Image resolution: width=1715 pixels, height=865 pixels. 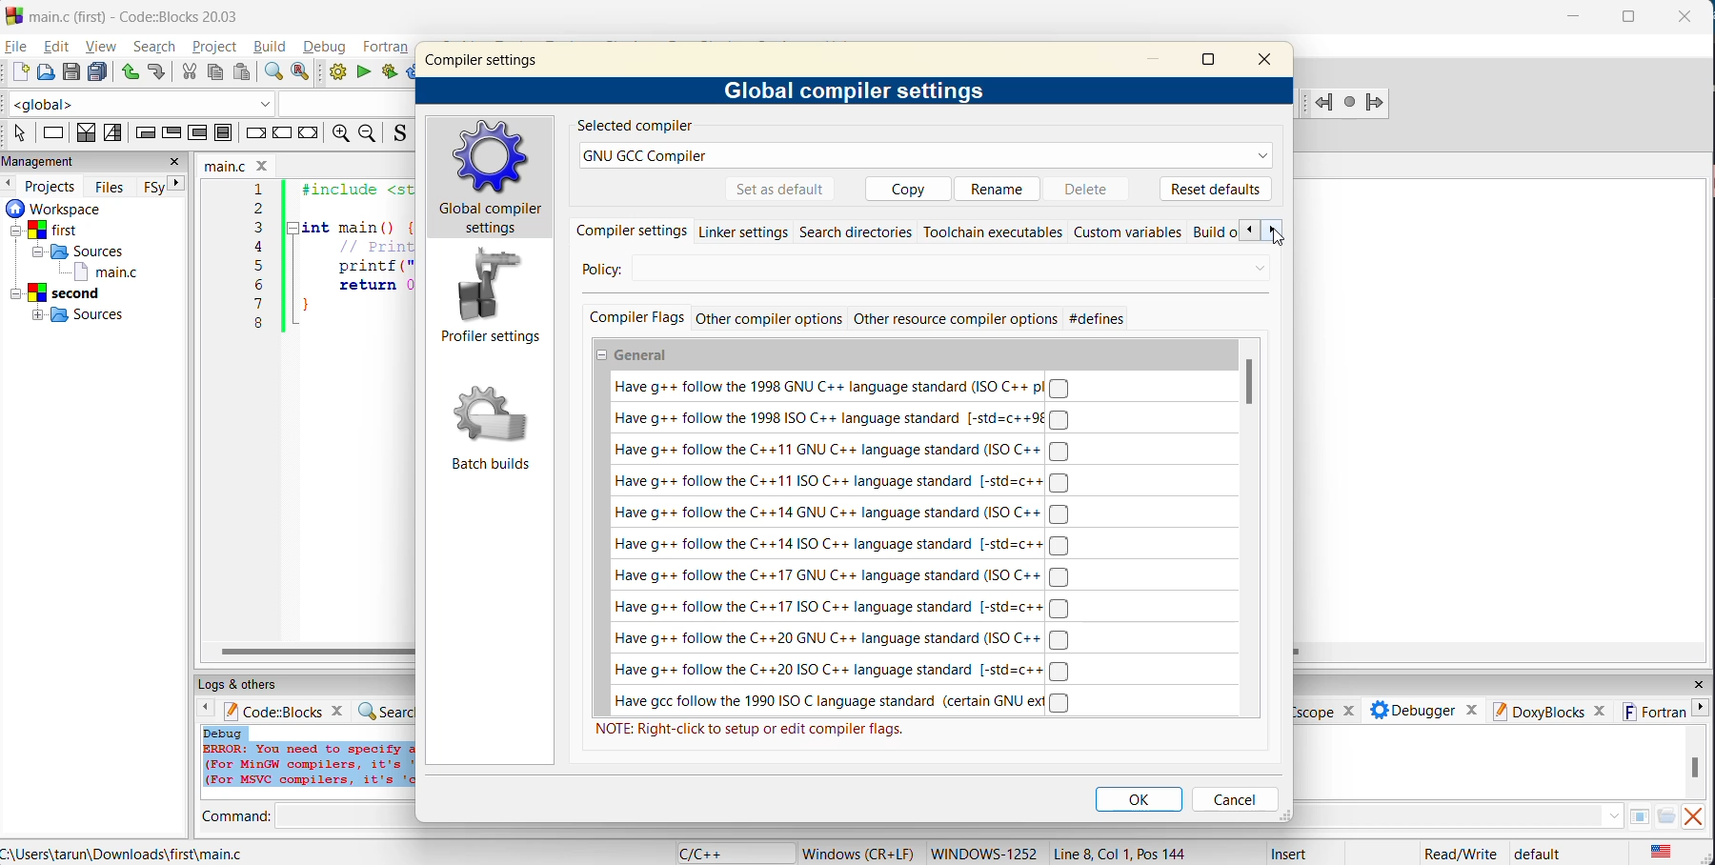 What do you see at coordinates (1665, 854) in the screenshot?
I see `text language` at bounding box center [1665, 854].